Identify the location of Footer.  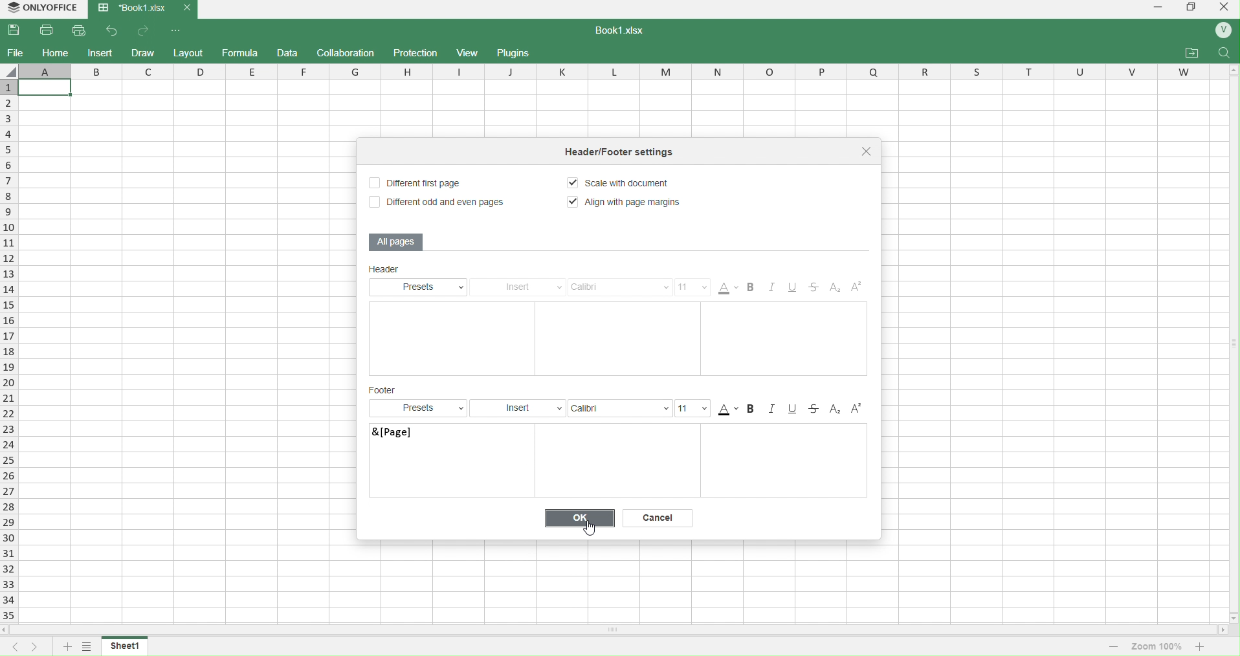
(385, 390).